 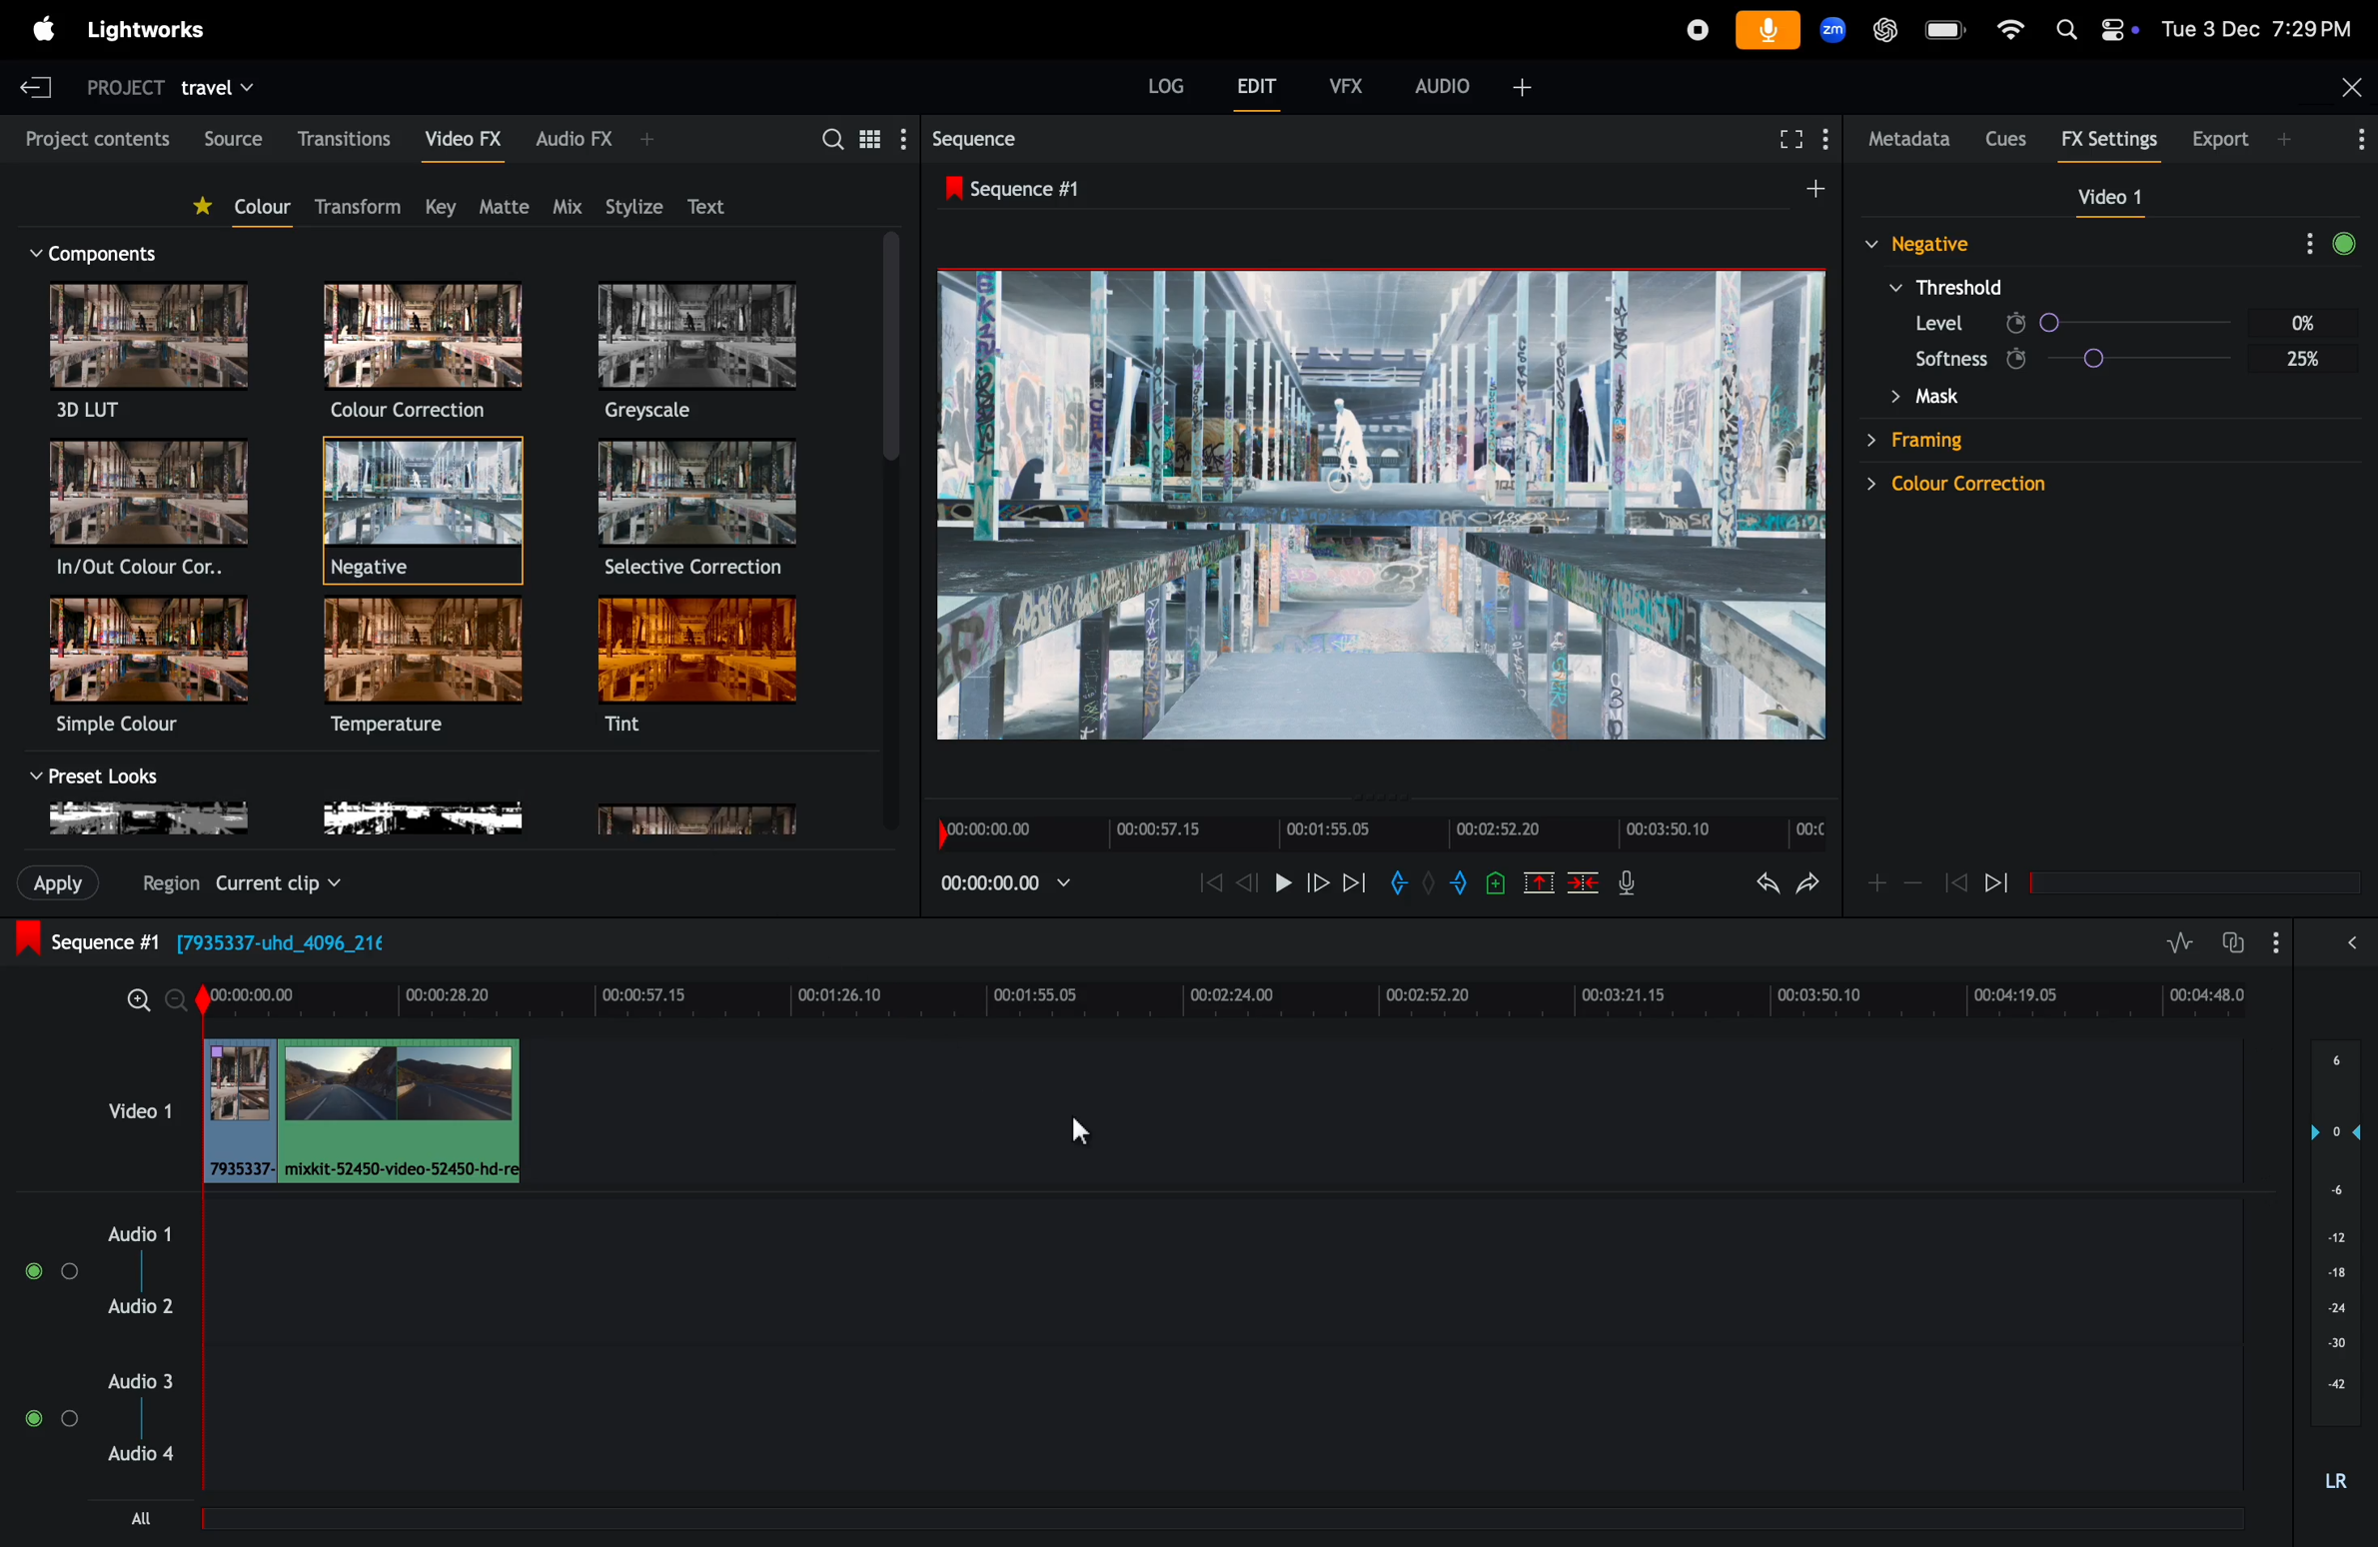 What do you see at coordinates (139, 1001) in the screenshot?
I see `zoom out` at bounding box center [139, 1001].